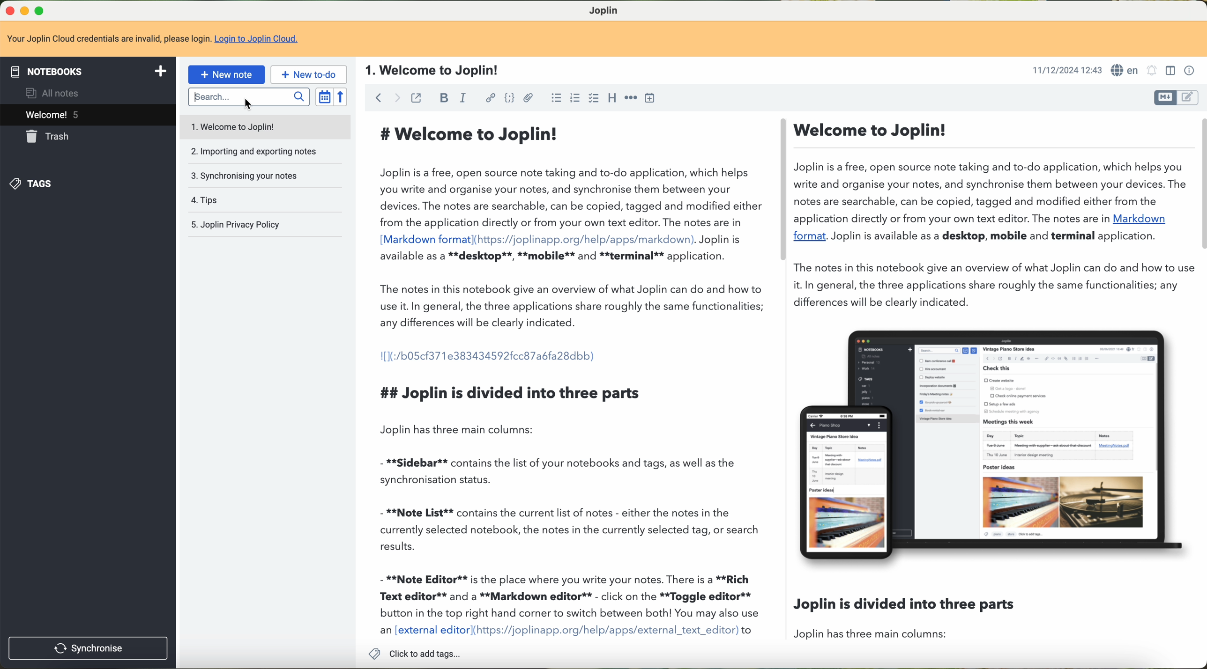 Image resolution: width=1207 pixels, height=669 pixels. What do you see at coordinates (340, 96) in the screenshot?
I see `reverse sort order` at bounding box center [340, 96].